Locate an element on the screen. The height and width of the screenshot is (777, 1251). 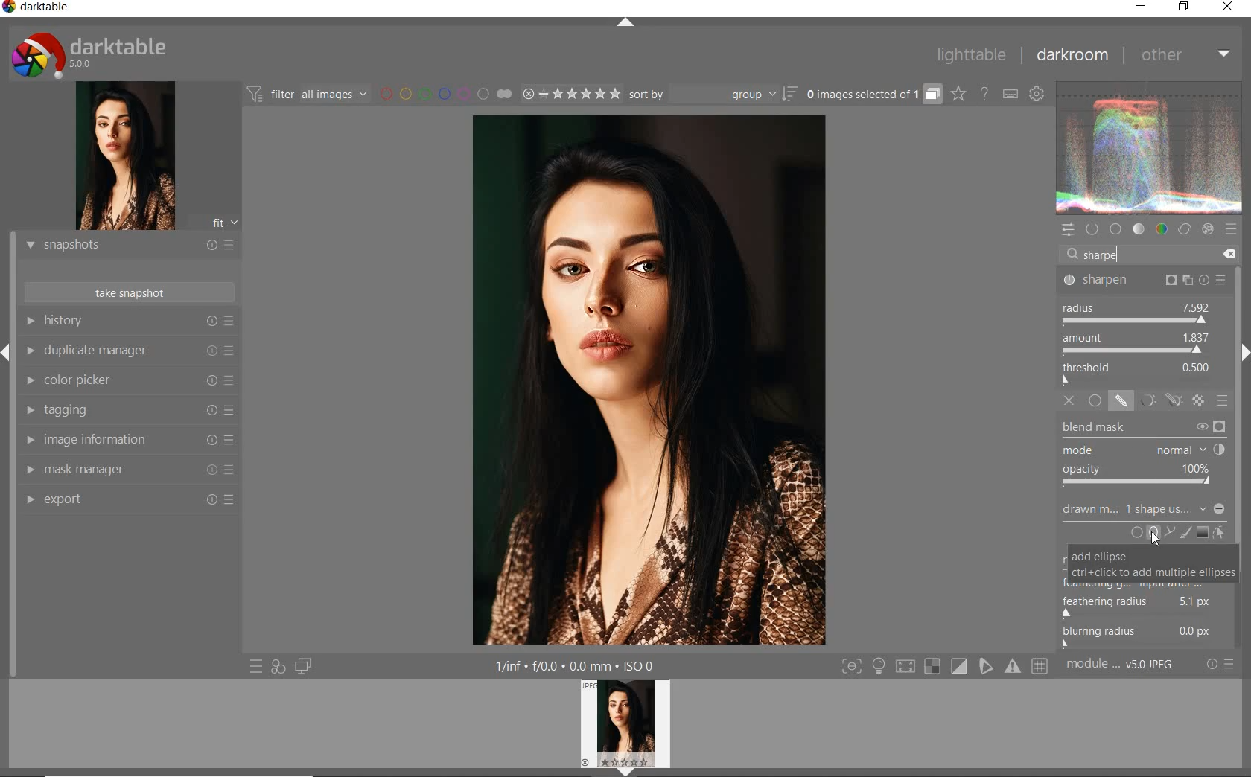
filter by image color is located at coordinates (445, 93).